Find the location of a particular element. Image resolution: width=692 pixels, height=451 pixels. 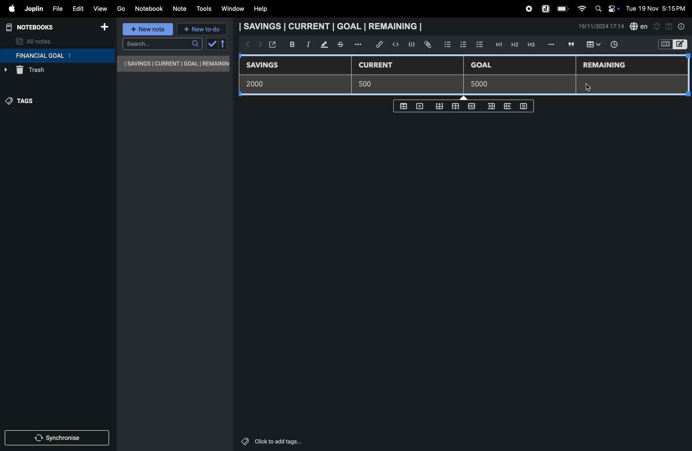

alert is located at coordinates (656, 26).